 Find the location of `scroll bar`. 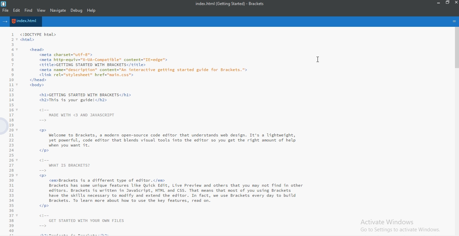

scroll bar is located at coordinates (456, 49).